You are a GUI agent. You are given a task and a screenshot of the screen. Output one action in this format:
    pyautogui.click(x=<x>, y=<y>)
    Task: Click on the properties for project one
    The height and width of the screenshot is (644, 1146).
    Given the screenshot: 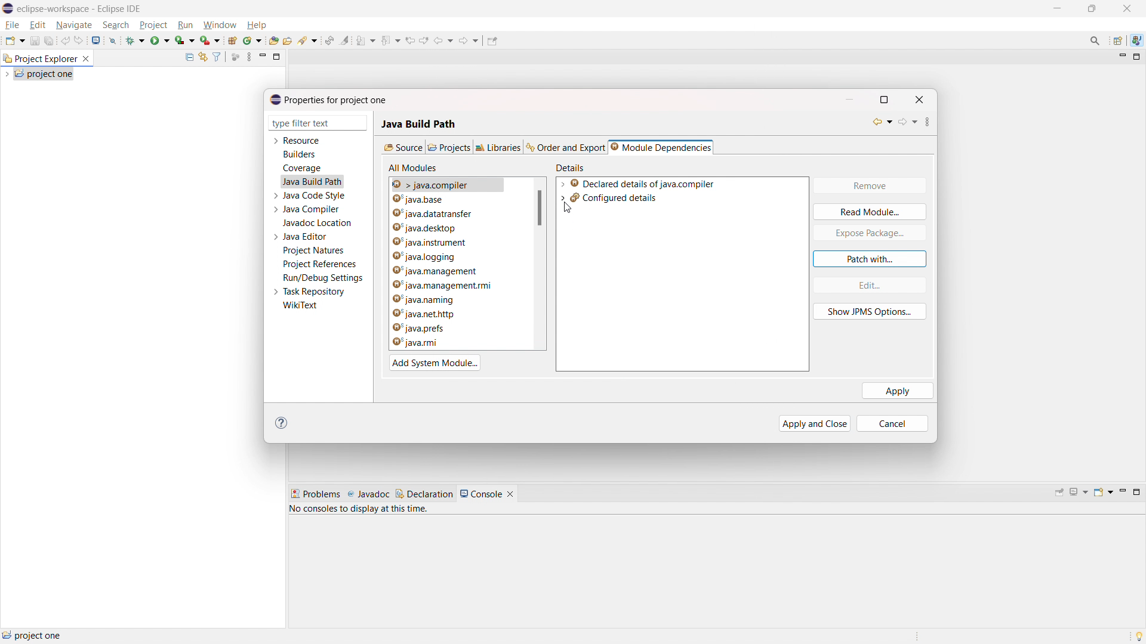 What is the action you would take?
    pyautogui.click(x=329, y=100)
    